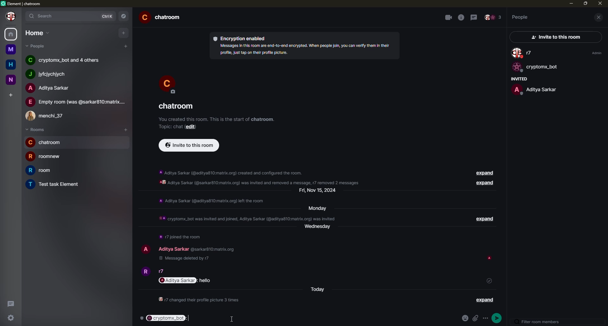  What do you see at coordinates (45, 171) in the screenshot?
I see `room` at bounding box center [45, 171].